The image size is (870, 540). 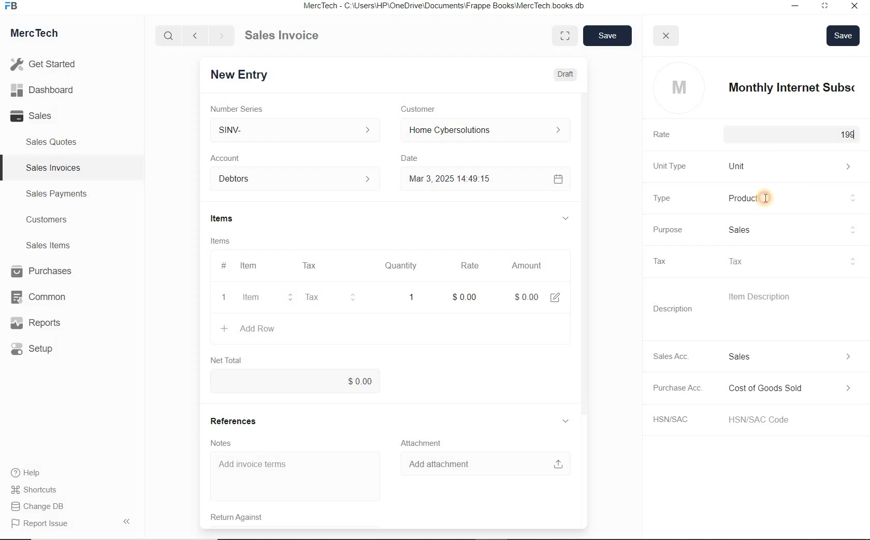 What do you see at coordinates (661, 198) in the screenshot?
I see `Type` at bounding box center [661, 198].